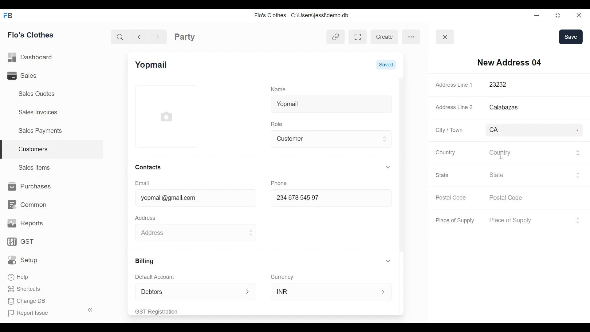  Describe the element at coordinates (456, 220) in the screenshot. I see `Place of Supply` at that location.